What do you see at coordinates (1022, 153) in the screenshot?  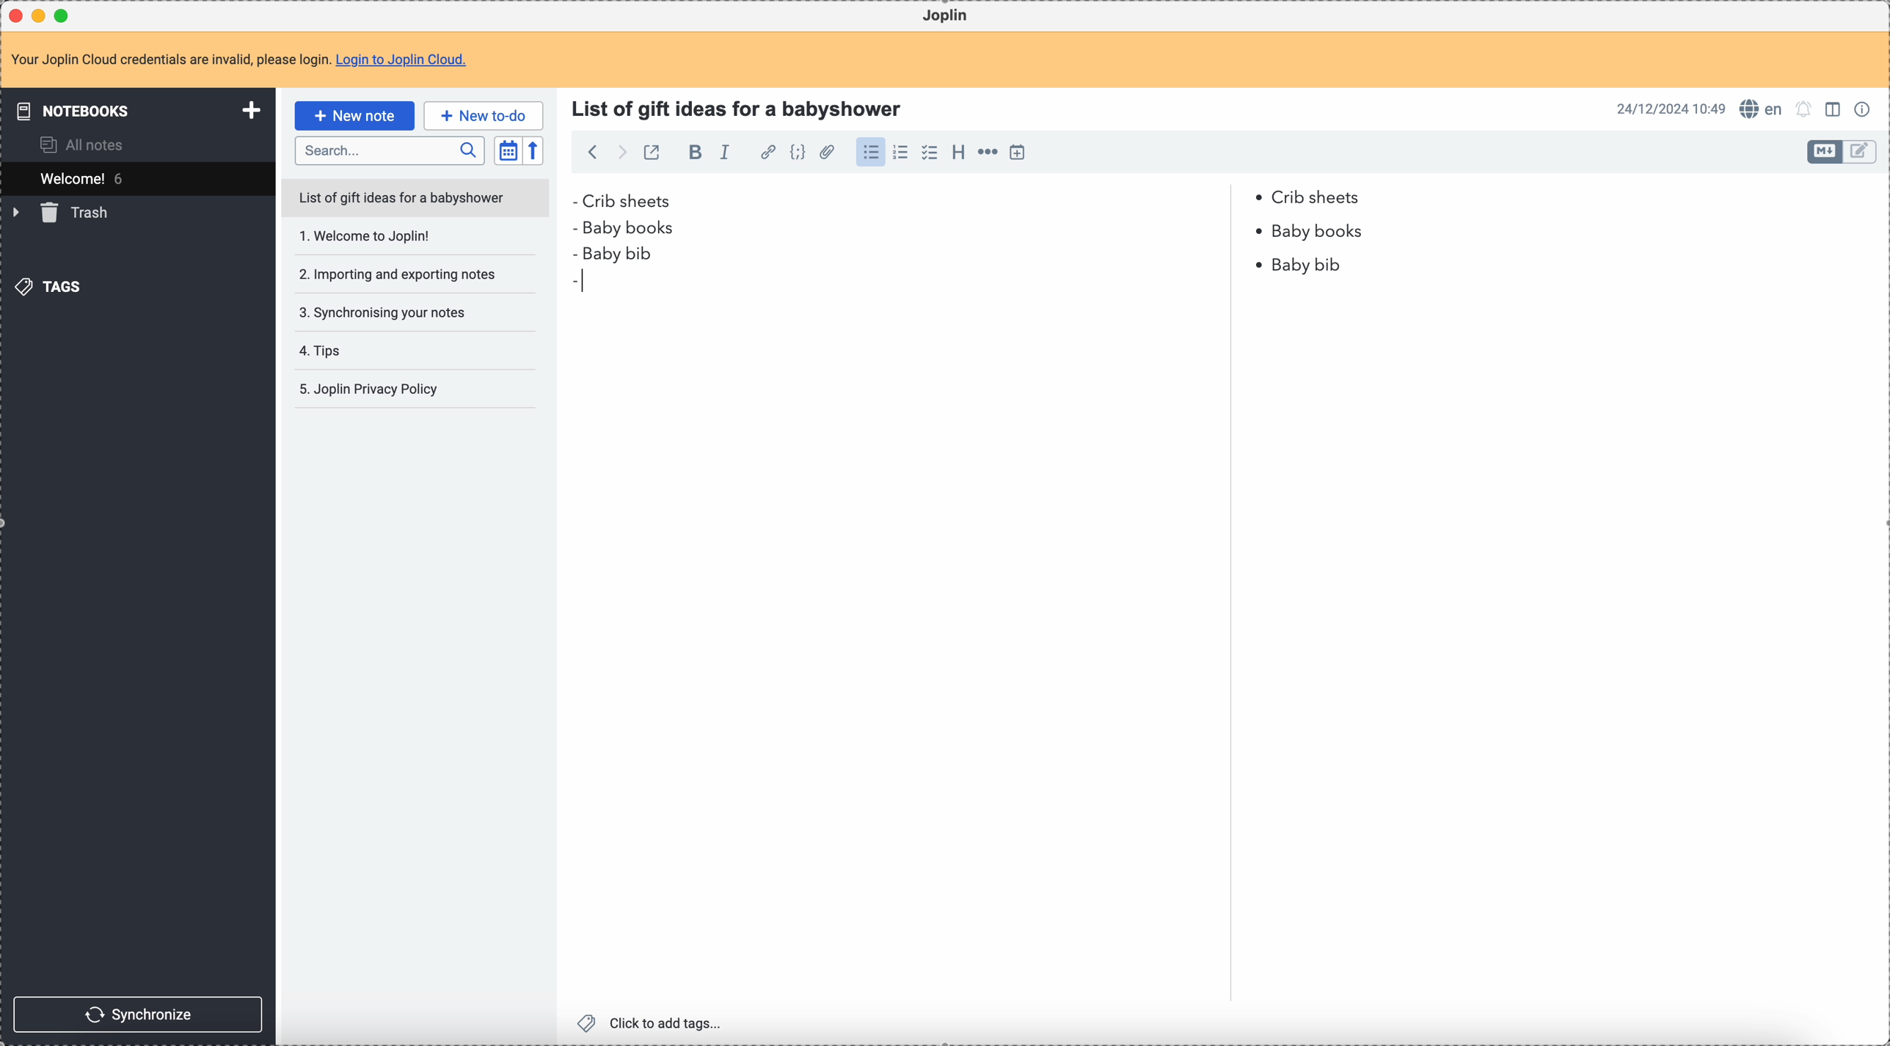 I see `insert time` at bounding box center [1022, 153].